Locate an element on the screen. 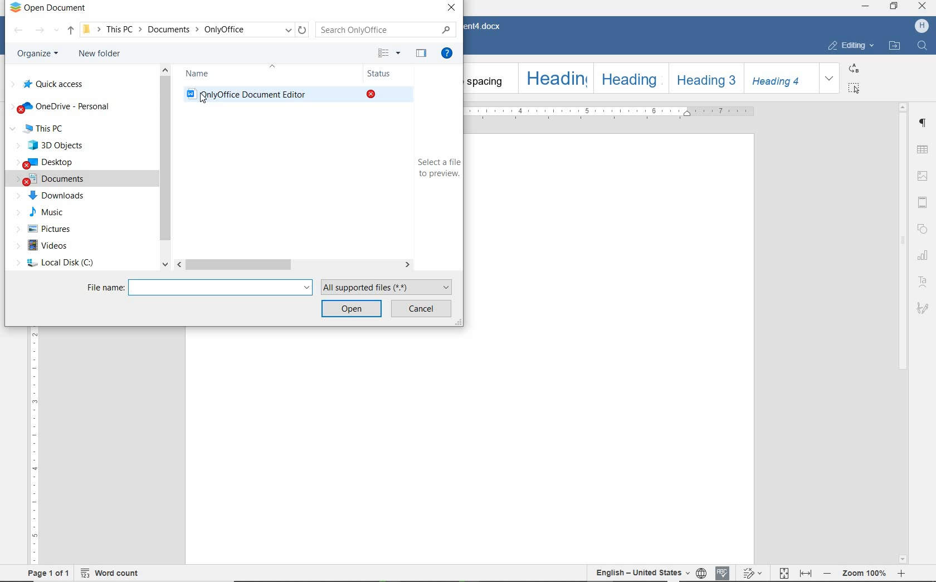  ruler is located at coordinates (611, 111).